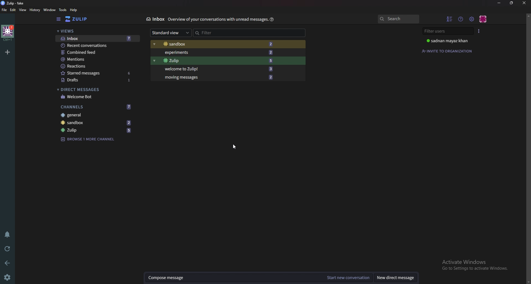 The width and height of the screenshot is (531, 284). What do you see at coordinates (249, 33) in the screenshot?
I see `Filter` at bounding box center [249, 33].